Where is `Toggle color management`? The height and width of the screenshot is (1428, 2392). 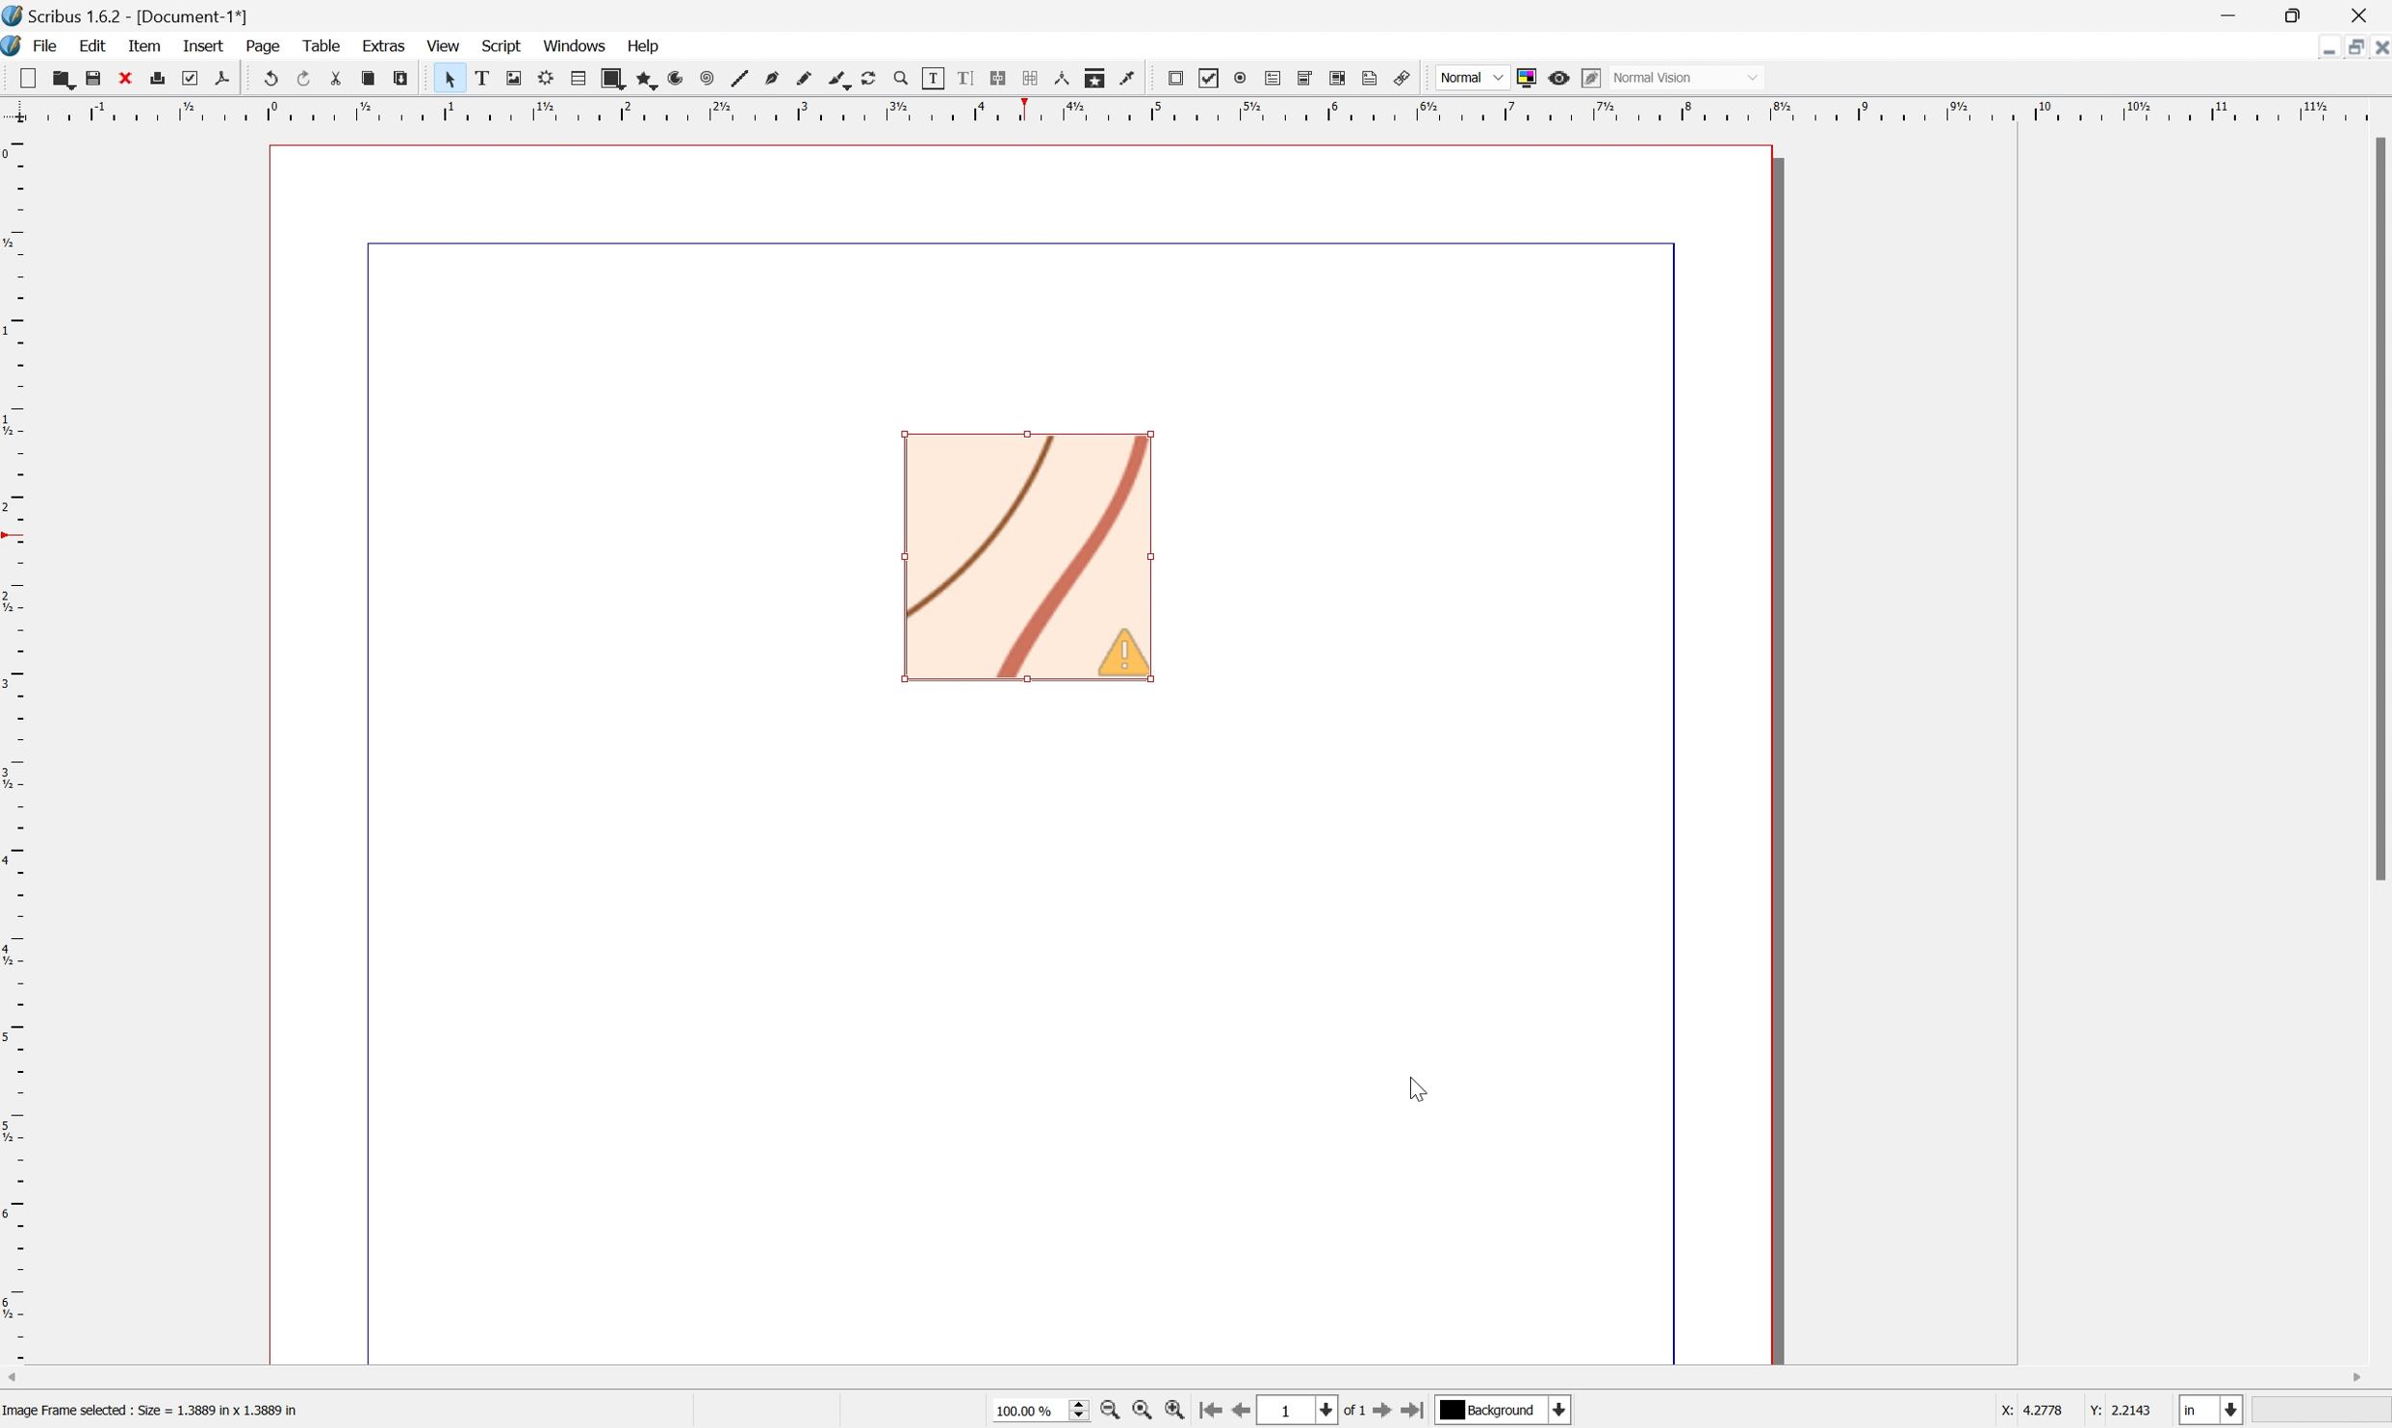 Toggle color management is located at coordinates (1528, 76).